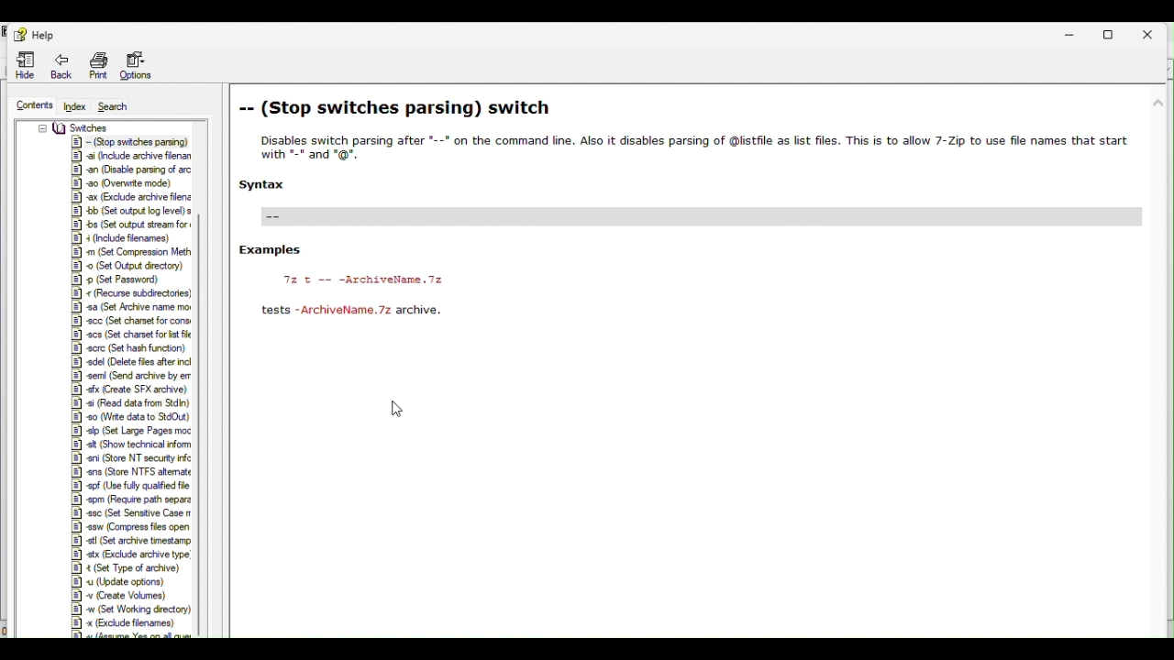 The height and width of the screenshot is (660, 1174). Describe the element at coordinates (74, 107) in the screenshot. I see `Index` at that location.